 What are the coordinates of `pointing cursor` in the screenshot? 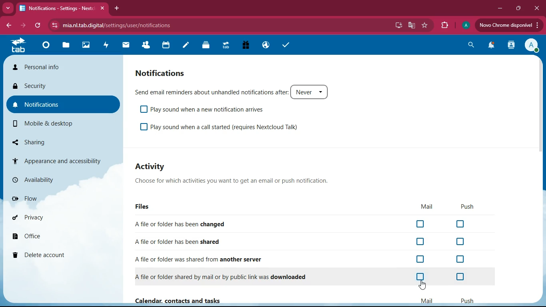 It's located at (423, 285).